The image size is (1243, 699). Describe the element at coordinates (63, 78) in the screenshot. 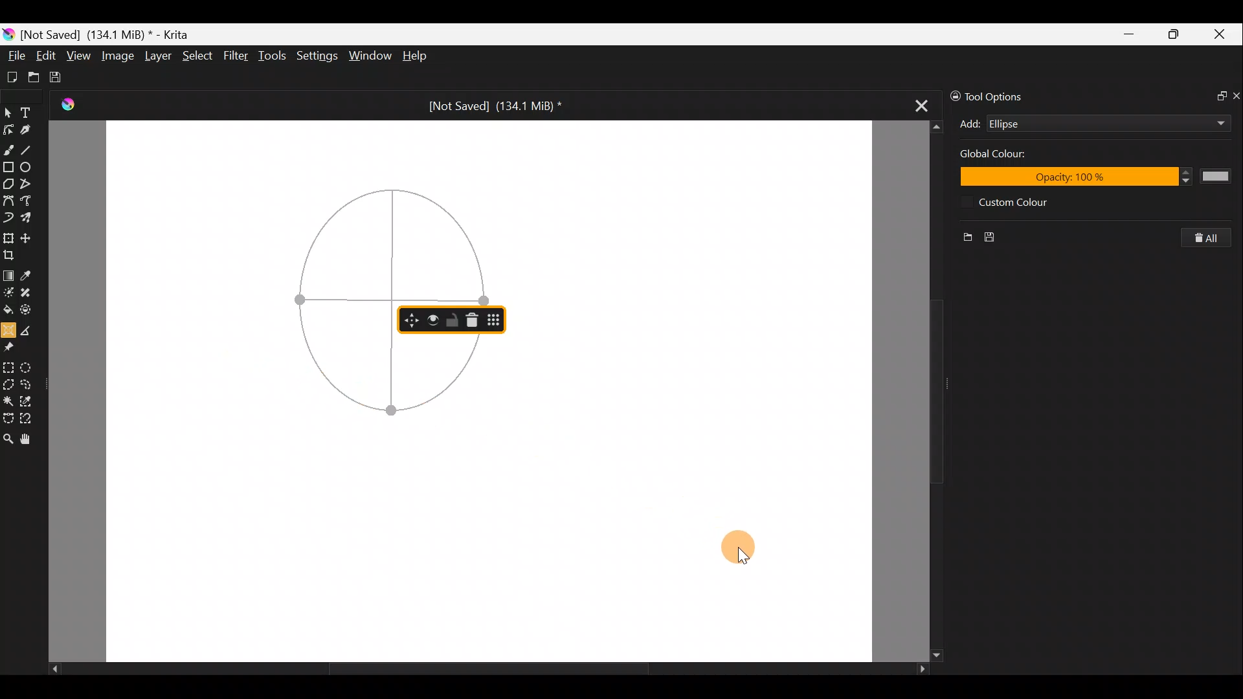

I see `Save` at that location.